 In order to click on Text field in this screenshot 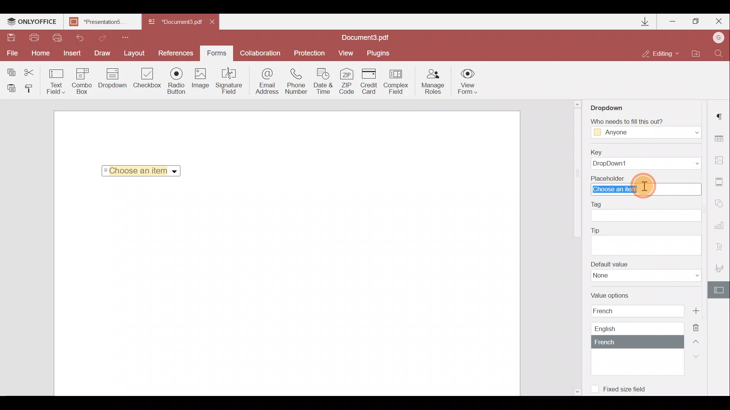, I will do `click(56, 81)`.